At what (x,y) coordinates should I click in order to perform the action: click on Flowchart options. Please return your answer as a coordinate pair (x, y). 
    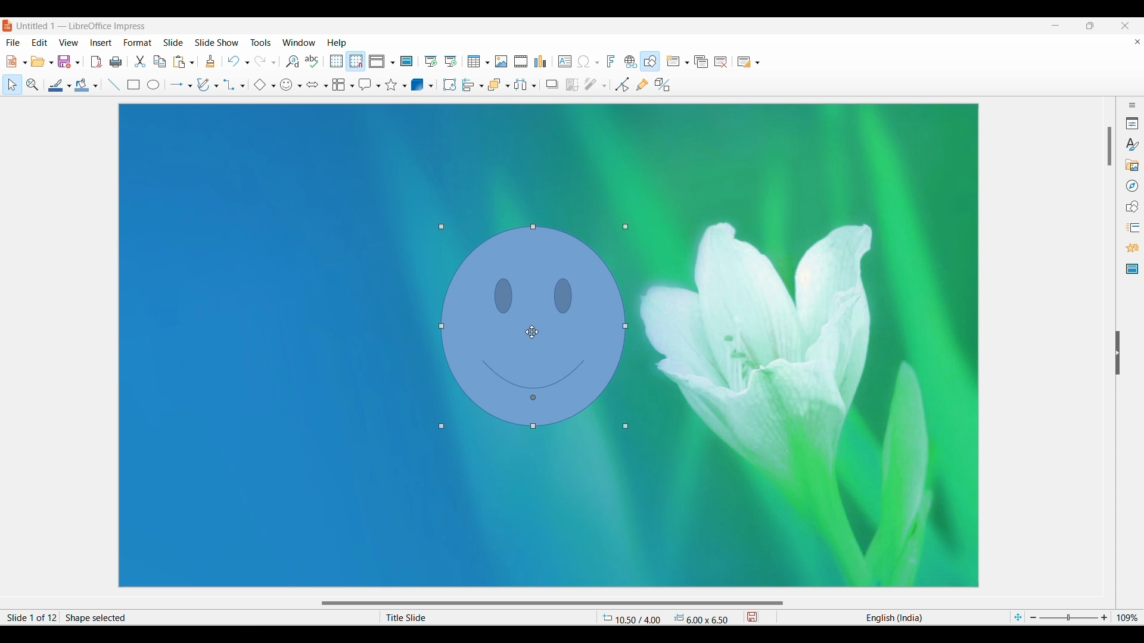
    Looking at the image, I should click on (353, 86).